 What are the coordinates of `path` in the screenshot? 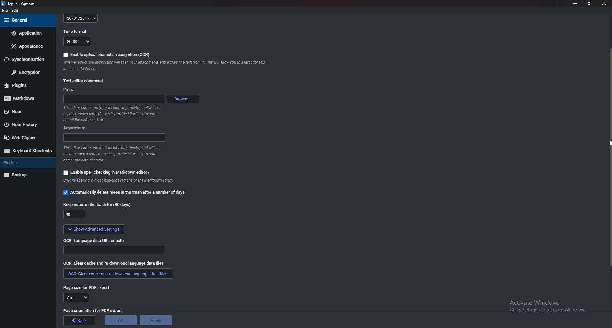 It's located at (114, 99).